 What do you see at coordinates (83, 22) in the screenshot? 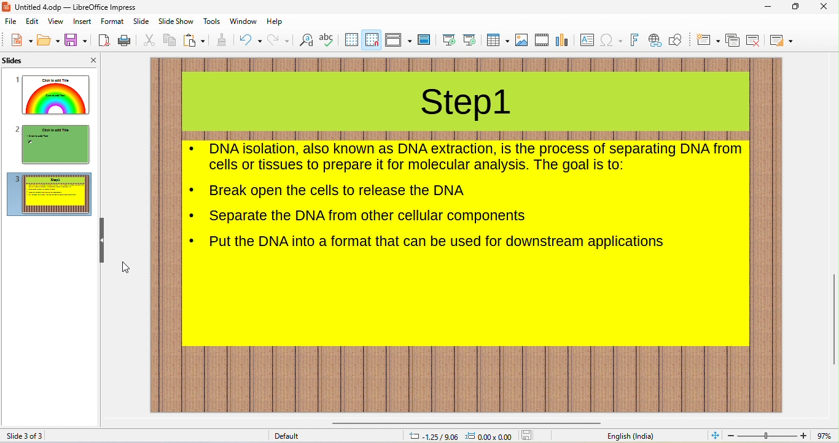
I see `insert` at bounding box center [83, 22].